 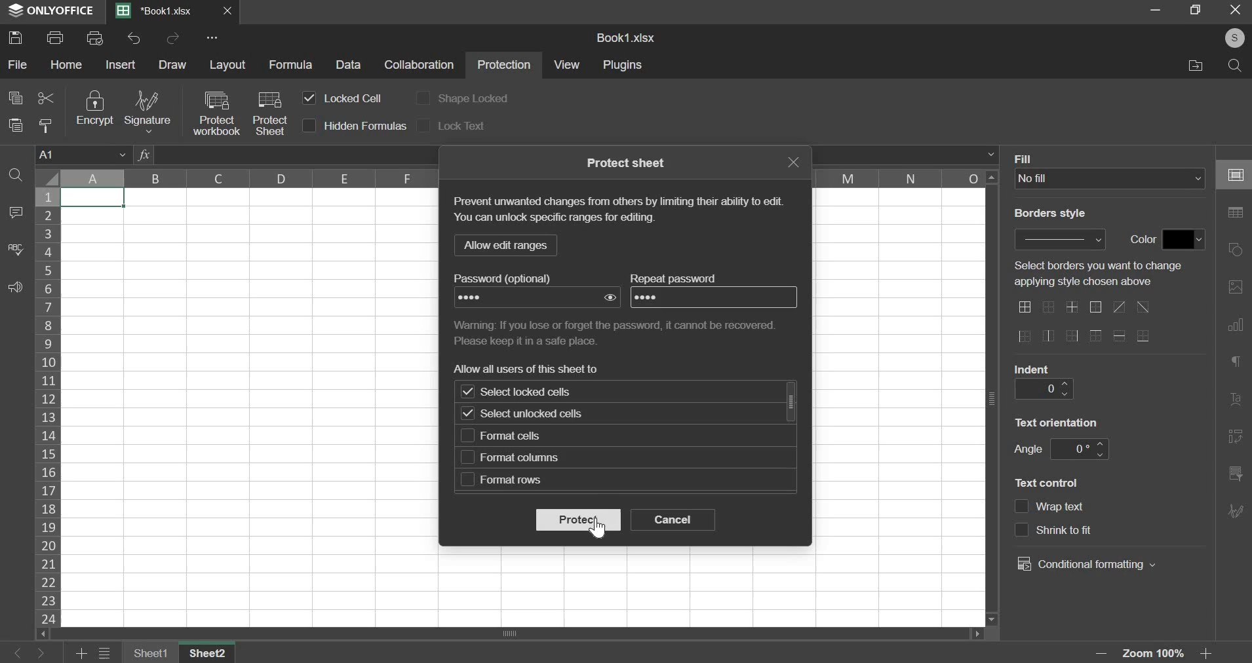 I want to click on redo, so click(x=173, y=39).